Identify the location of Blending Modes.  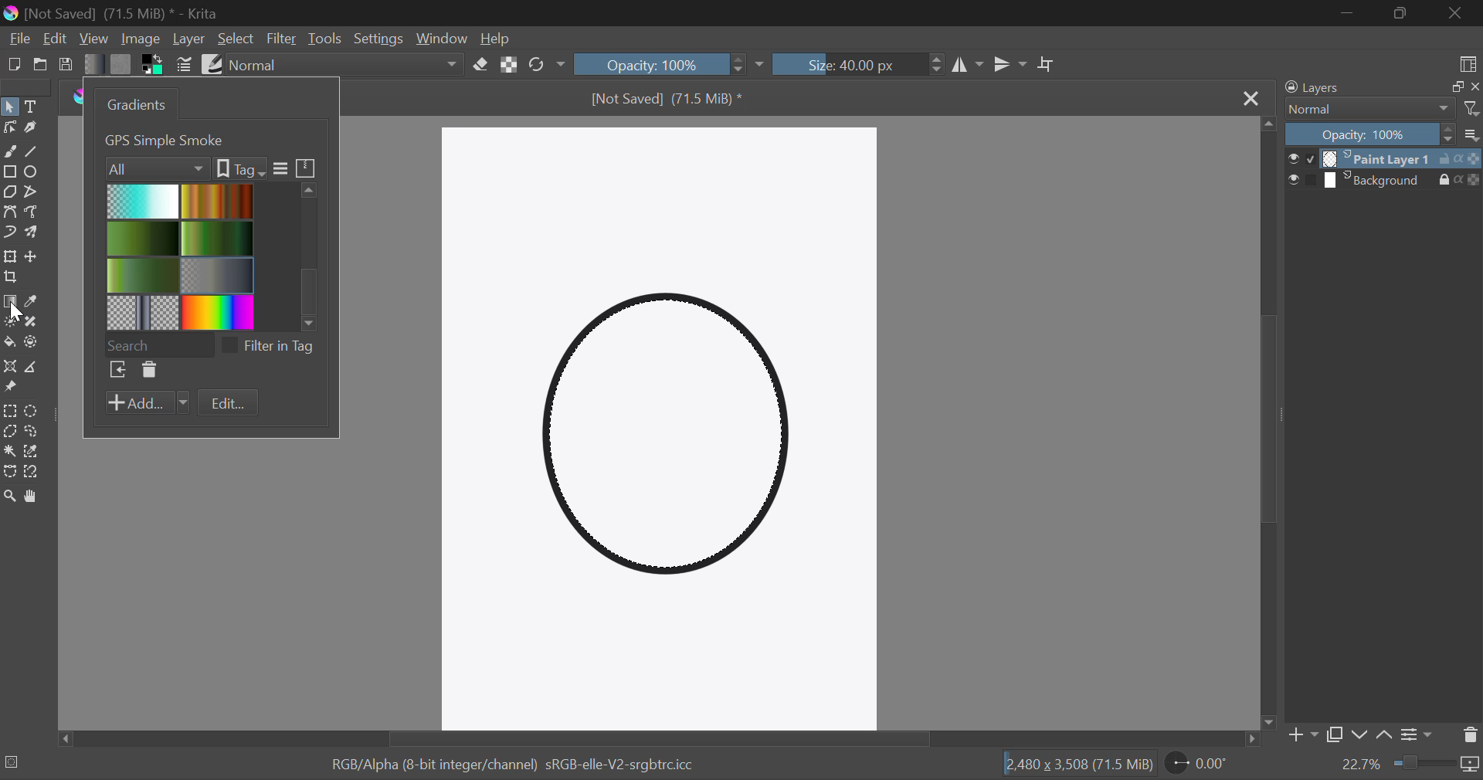
(344, 63).